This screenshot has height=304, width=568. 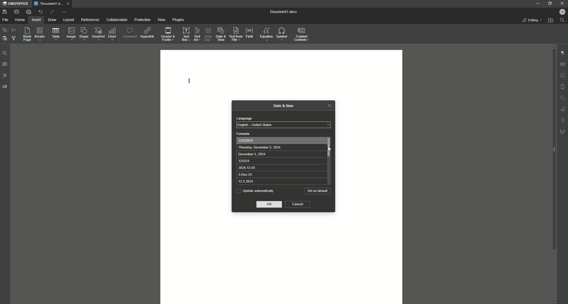 I want to click on Insert, so click(x=36, y=20).